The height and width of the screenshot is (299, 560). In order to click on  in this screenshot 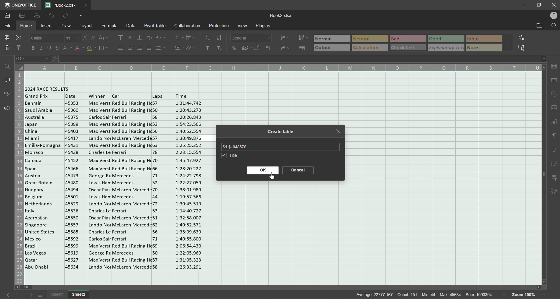, I will do `click(158, 96)`.